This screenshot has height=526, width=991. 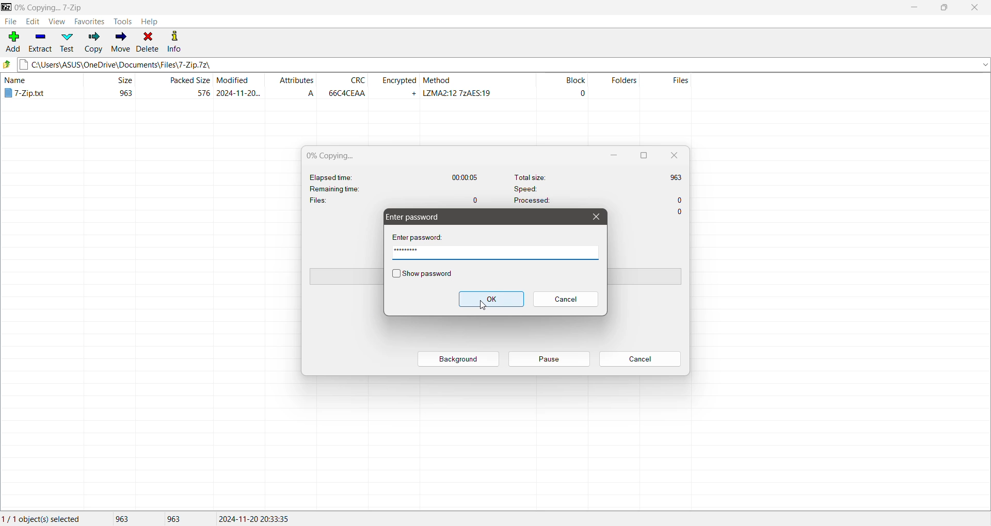 I want to click on Move Up one level, so click(x=7, y=64).